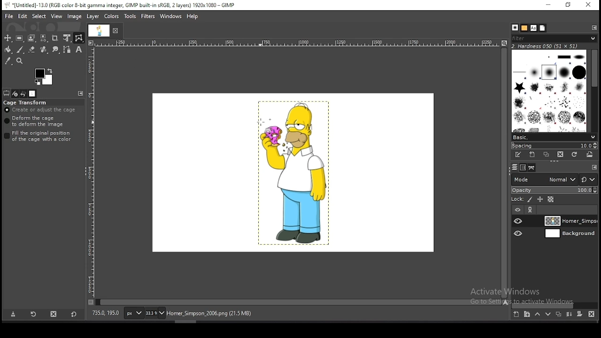 The image size is (601, 338). I want to click on refresh brushes, so click(575, 154).